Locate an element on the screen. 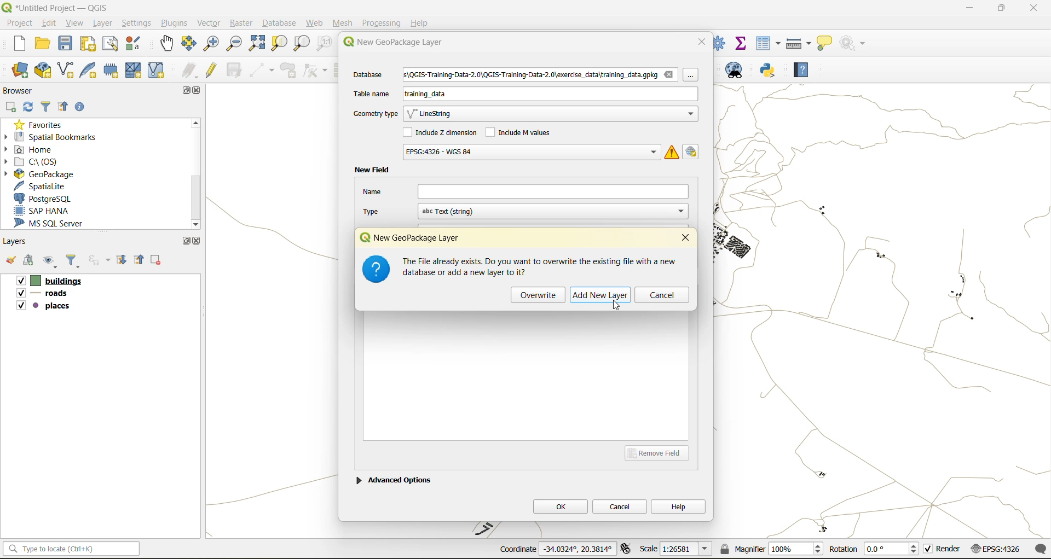 The width and height of the screenshot is (1051, 559). collapse all is located at coordinates (141, 259).